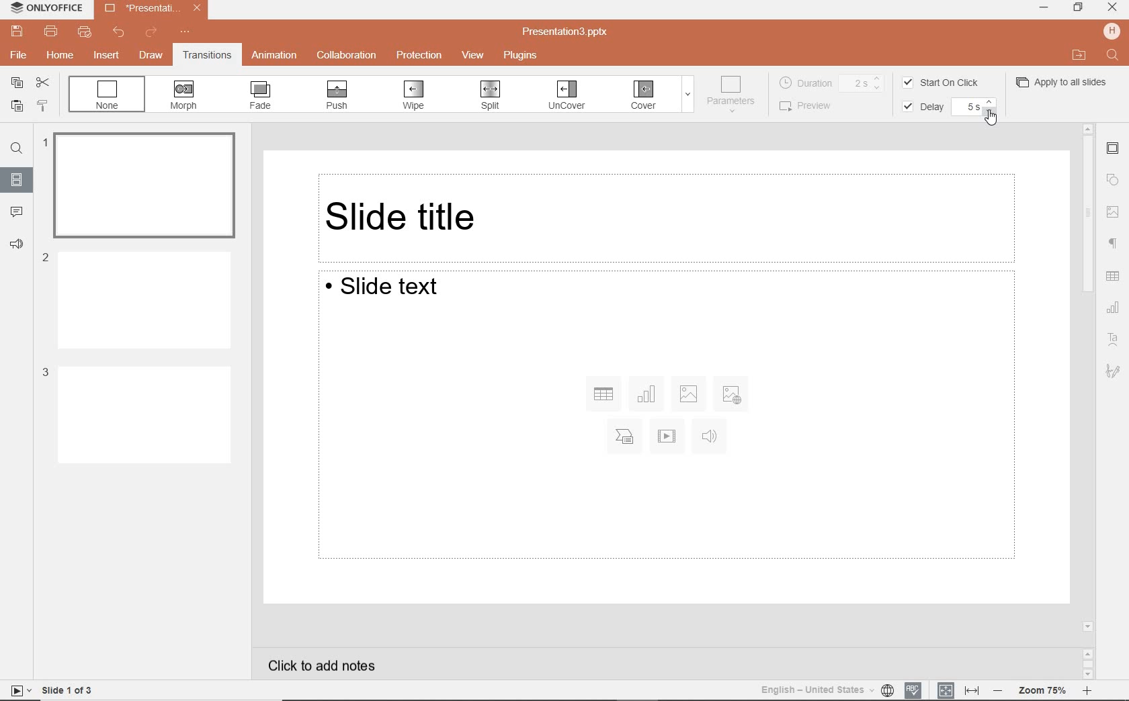  Describe the element at coordinates (1079, 8) in the screenshot. I see `RESTORE` at that location.